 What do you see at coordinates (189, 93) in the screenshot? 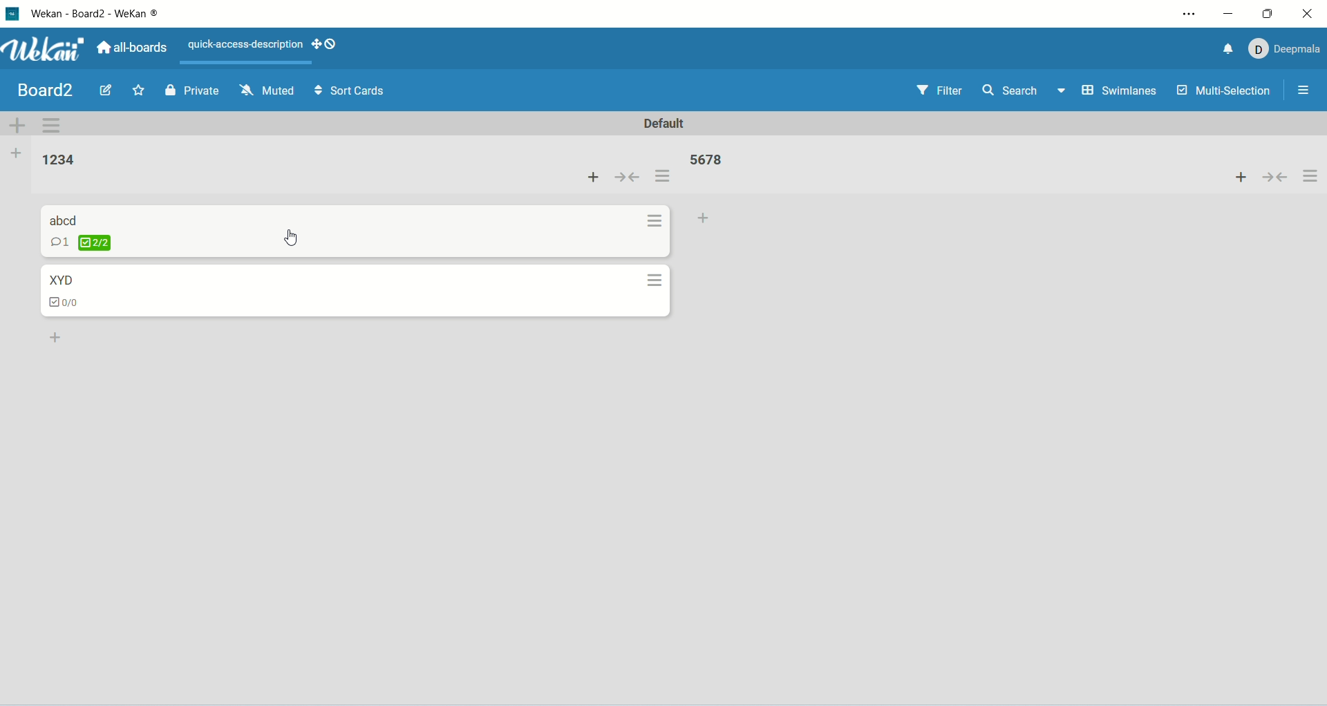
I see `private` at bounding box center [189, 93].